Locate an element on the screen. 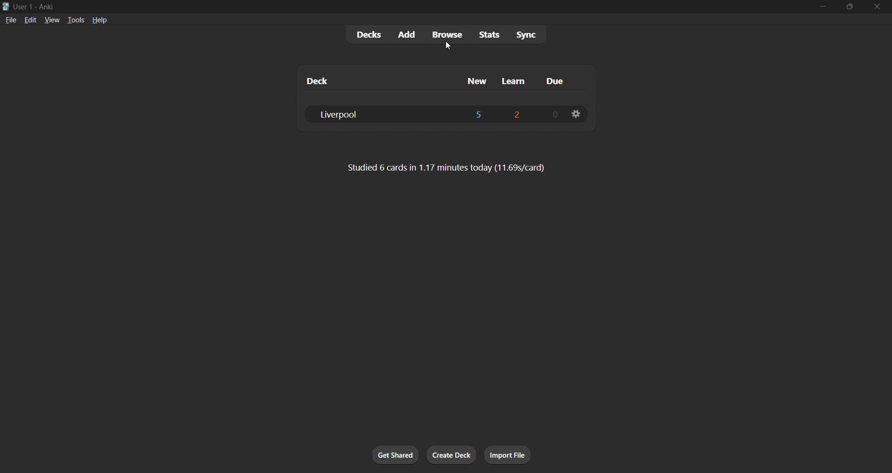  view is located at coordinates (51, 19).